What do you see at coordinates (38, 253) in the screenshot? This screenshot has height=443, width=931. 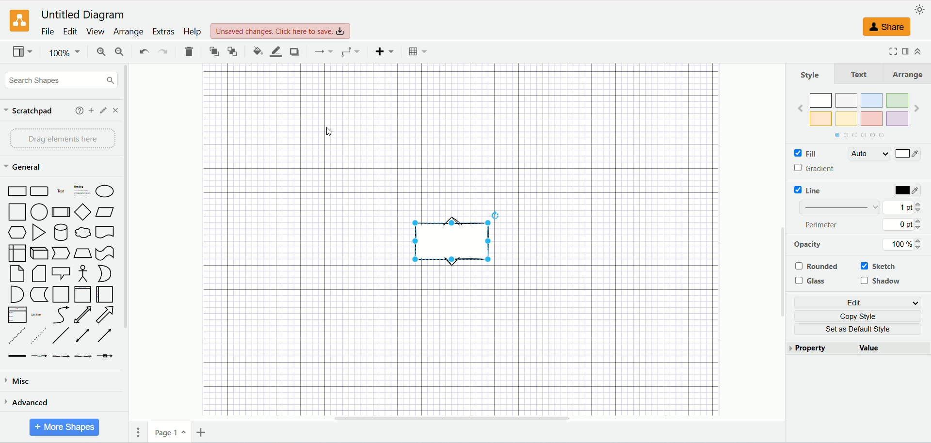 I see `cube` at bounding box center [38, 253].